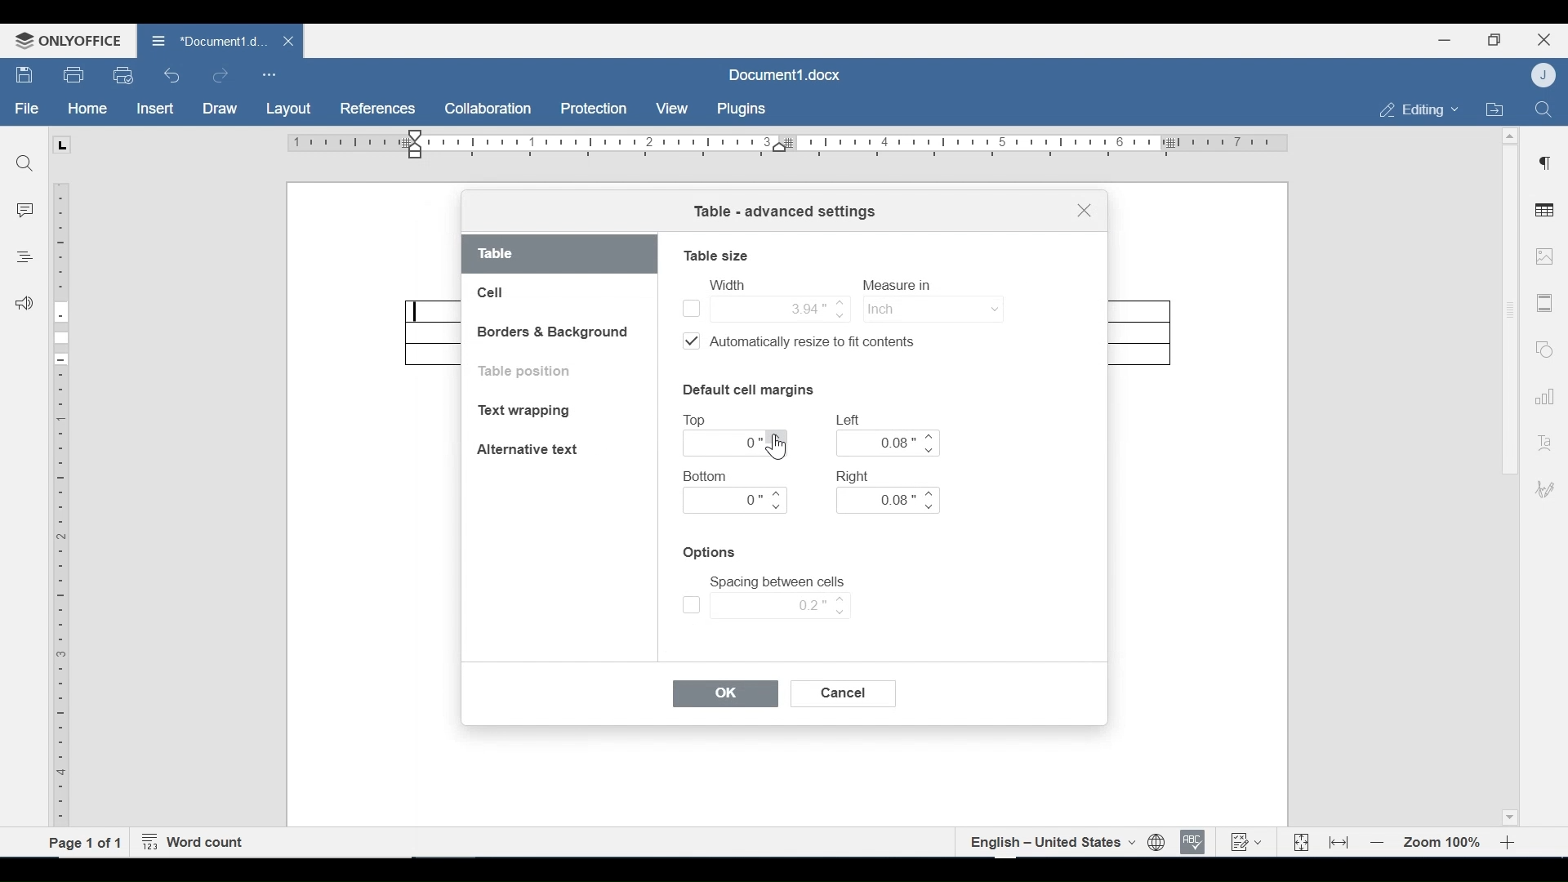  What do you see at coordinates (931, 308) in the screenshot?
I see `Inch` at bounding box center [931, 308].